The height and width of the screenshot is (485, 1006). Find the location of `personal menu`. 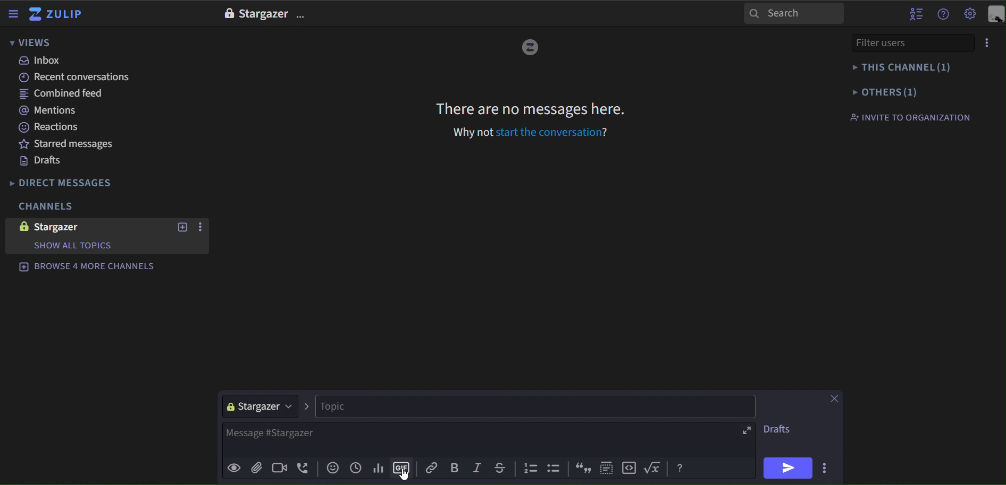

personal menu is located at coordinates (995, 15).